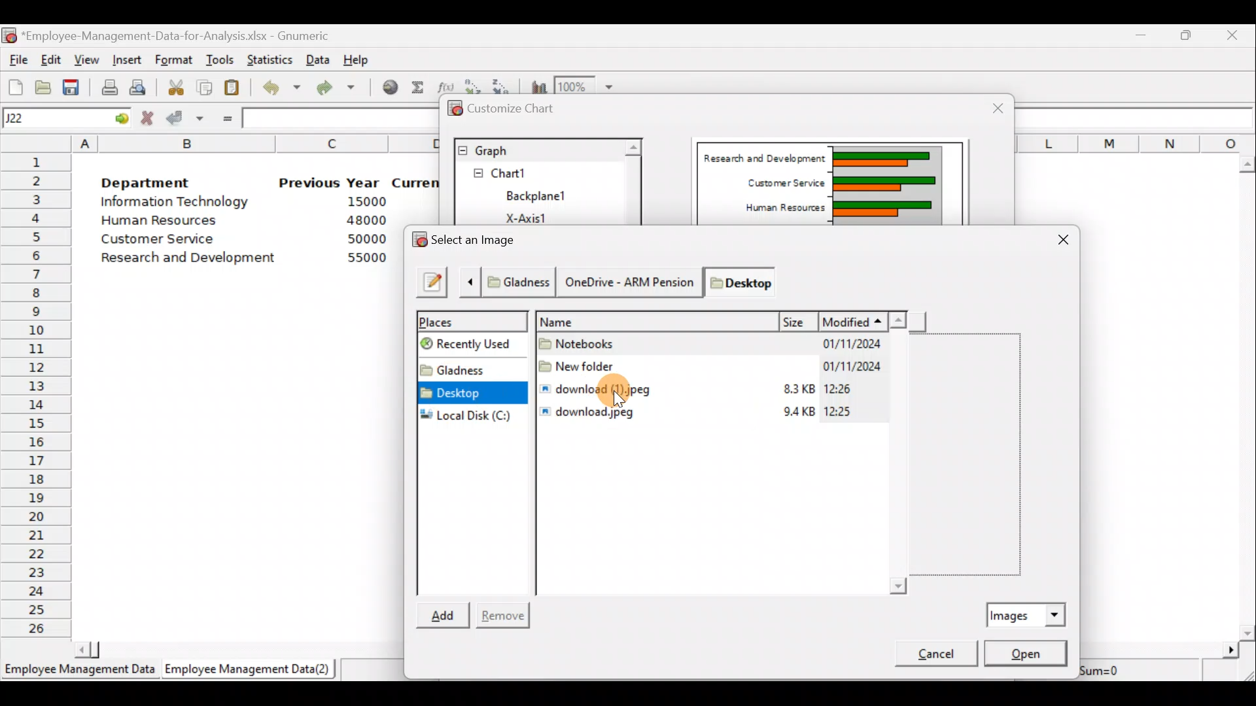 The width and height of the screenshot is (1256, 706). Describe the element at coordinates (184, 120) in the screenshot. I see `Accept change` at that location.